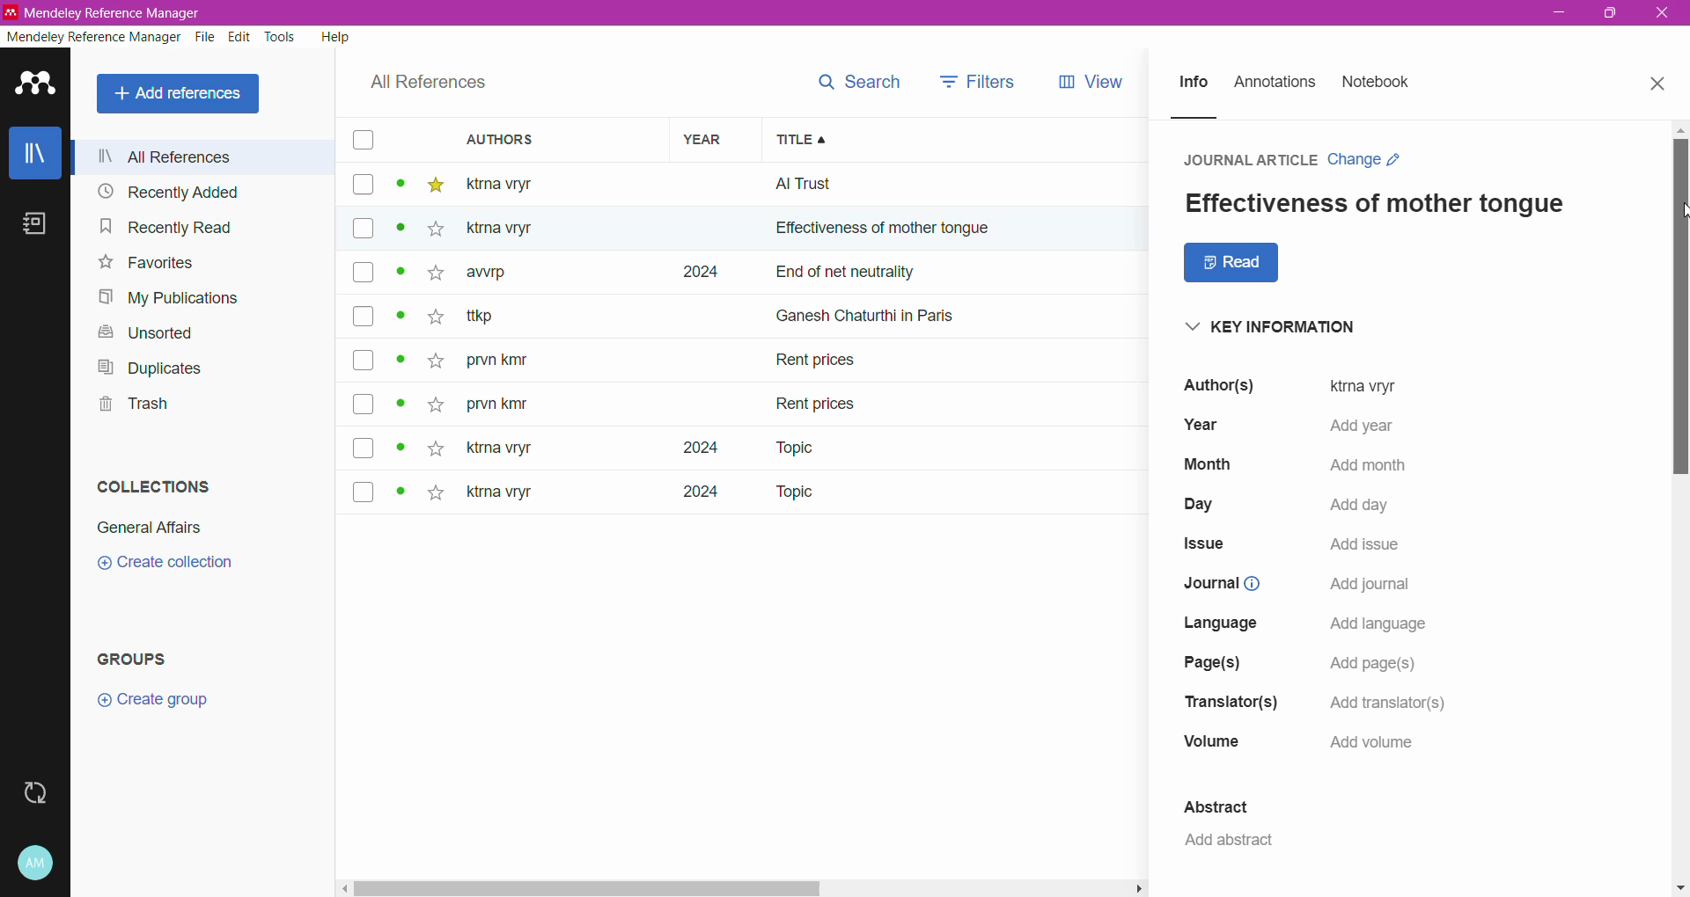 This screenshot has height=897, width=1690. I want to click on Trash, so click(130, 404).